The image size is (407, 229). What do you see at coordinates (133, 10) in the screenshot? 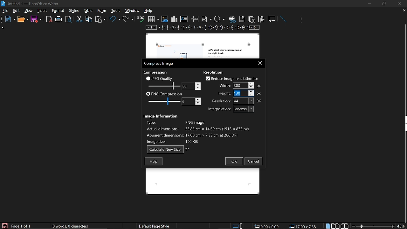
I see `window` at bounding box center [133, 10].